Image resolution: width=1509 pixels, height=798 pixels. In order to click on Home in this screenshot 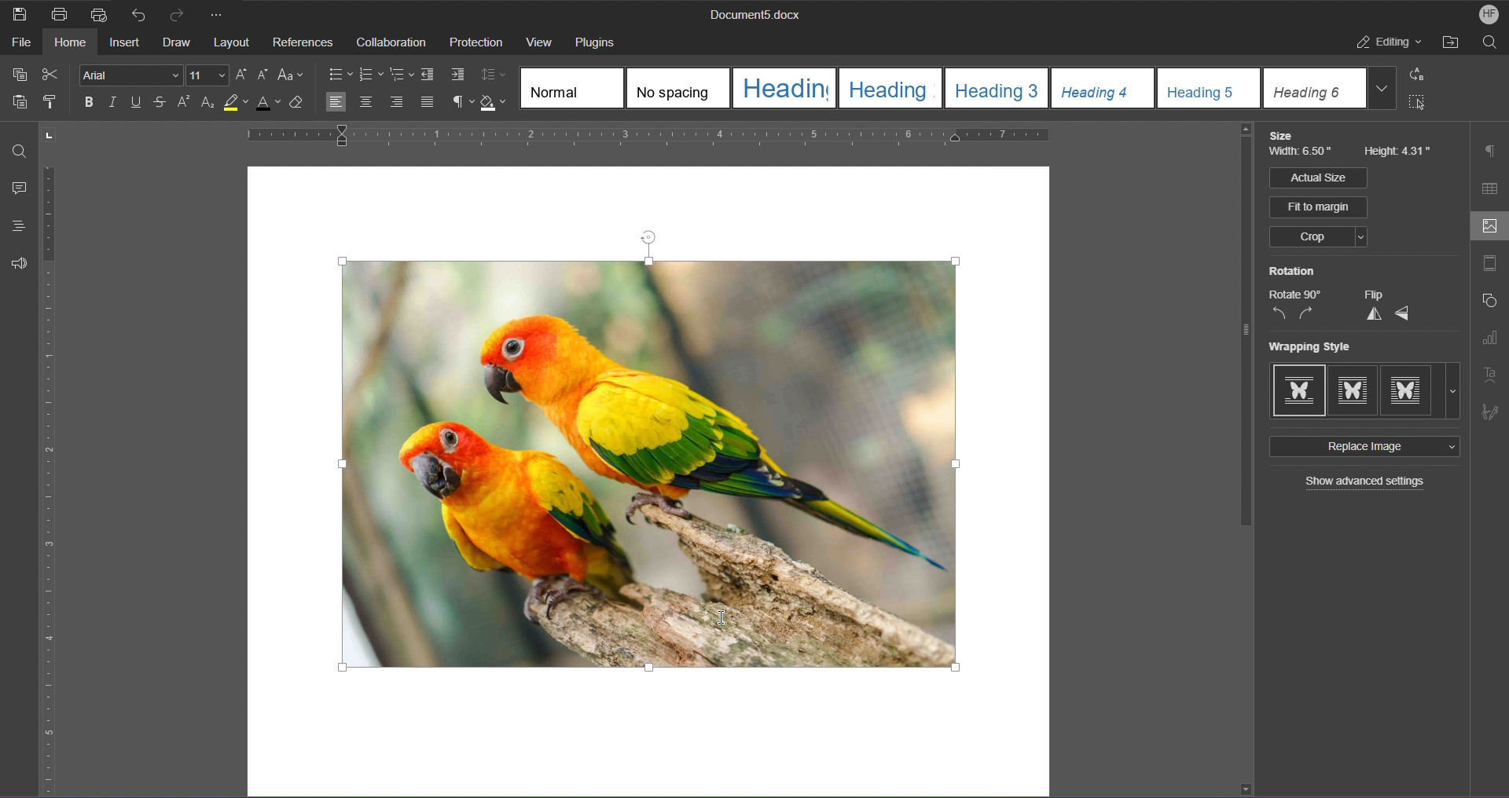, I will do `click(72, 45)`.